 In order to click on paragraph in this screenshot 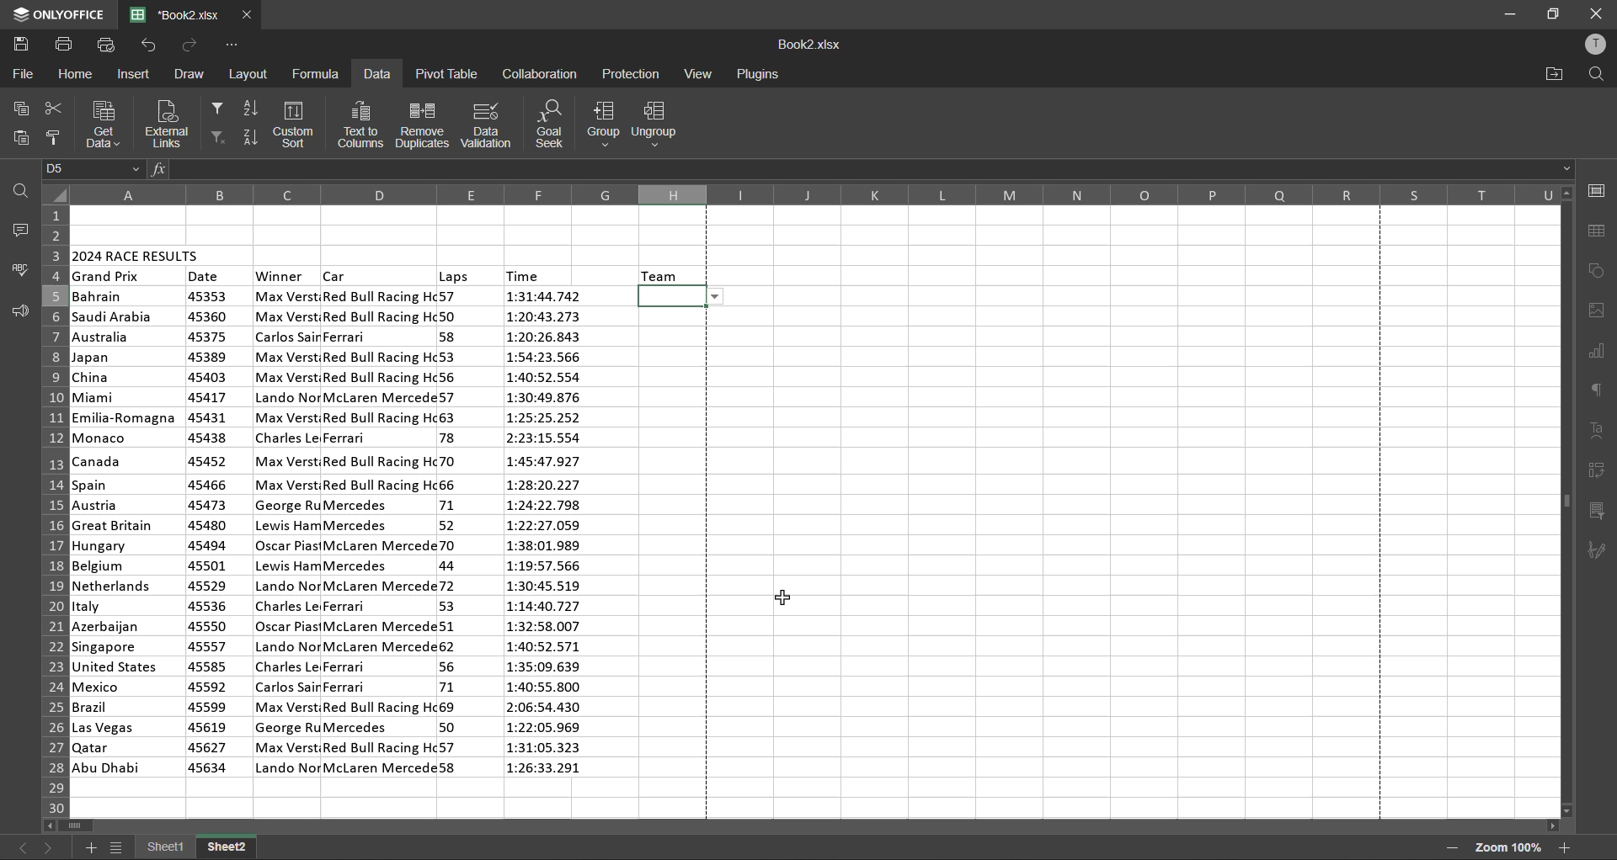, I will do `click(1601, 389)`.